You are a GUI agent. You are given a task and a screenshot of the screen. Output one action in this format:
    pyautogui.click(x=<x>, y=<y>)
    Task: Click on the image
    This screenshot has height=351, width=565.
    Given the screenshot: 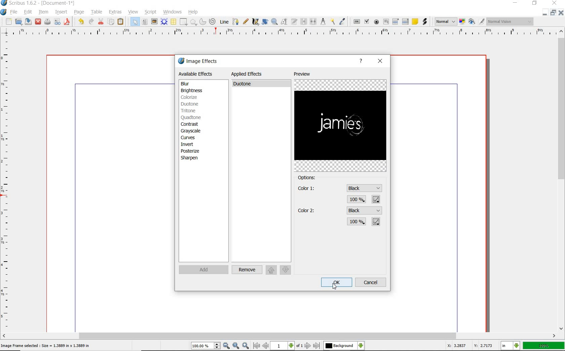 What is the action you would take?
    pyautogui.click(x=341, y=126)
    